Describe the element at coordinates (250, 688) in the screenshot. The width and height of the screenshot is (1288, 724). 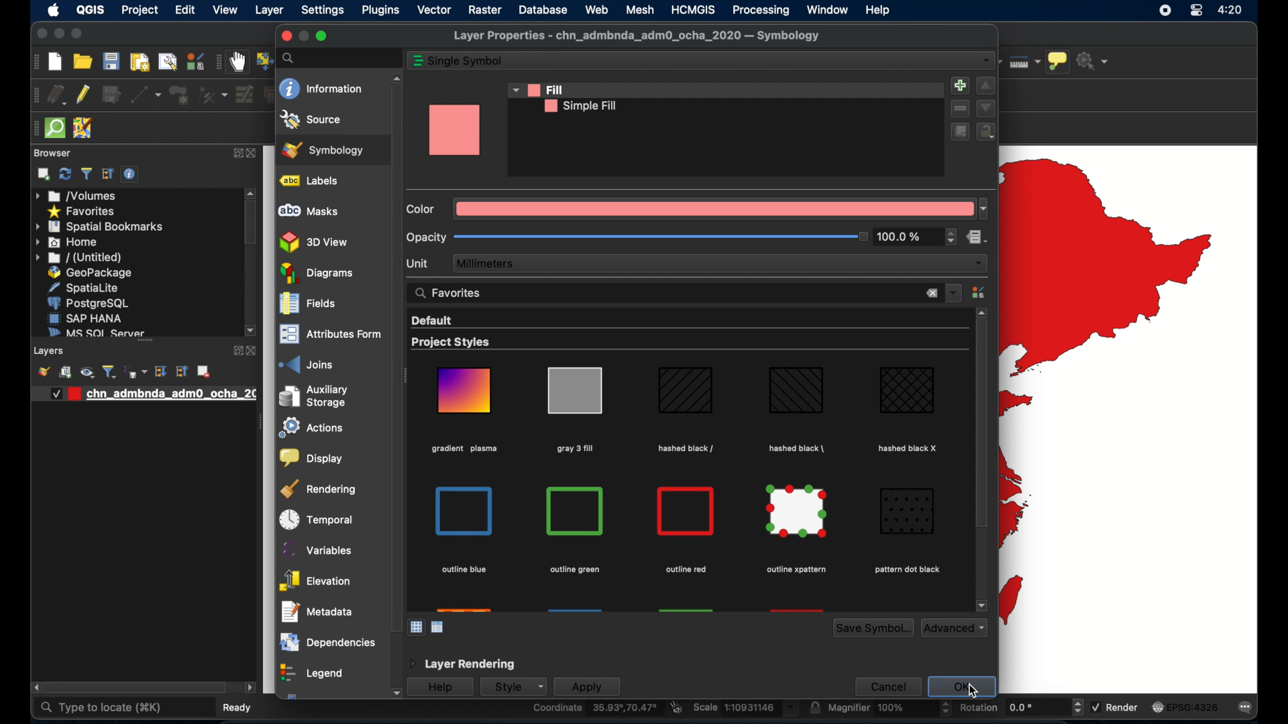
I see `scroll left arrow` at that location.